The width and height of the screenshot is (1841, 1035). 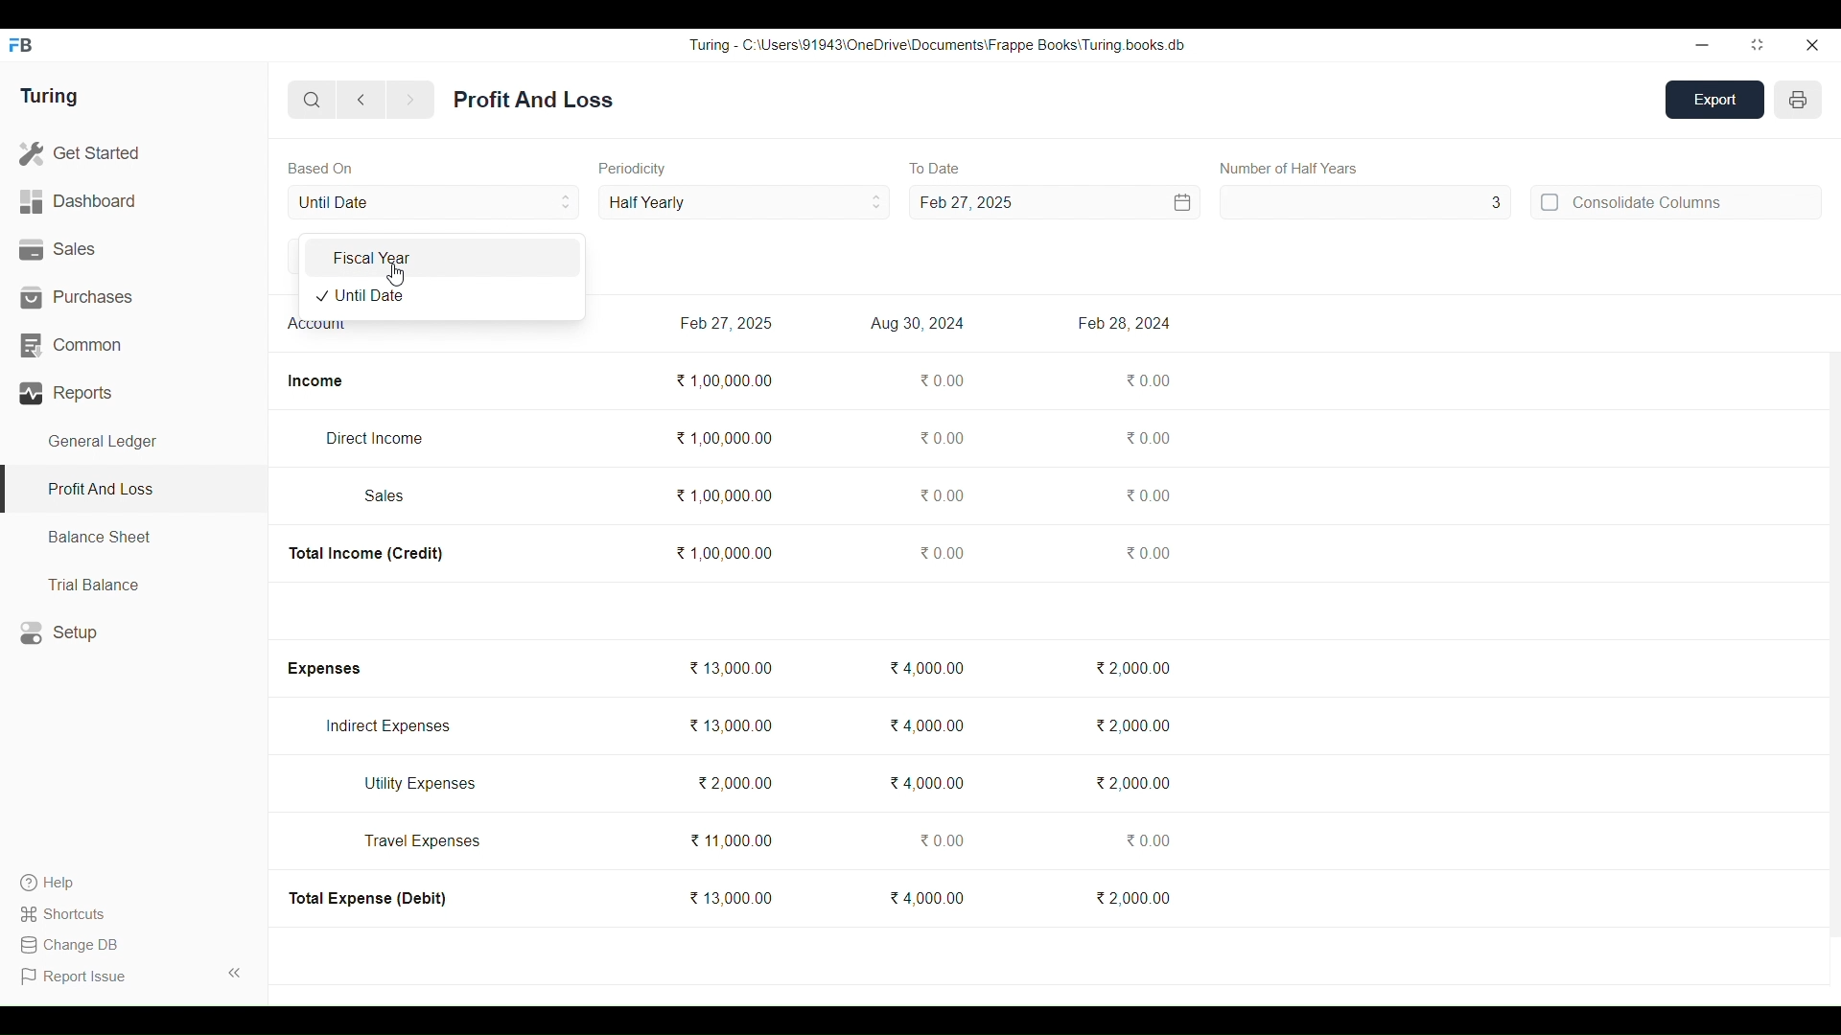 I want to click on Change DB, so click(x=68, y=945).